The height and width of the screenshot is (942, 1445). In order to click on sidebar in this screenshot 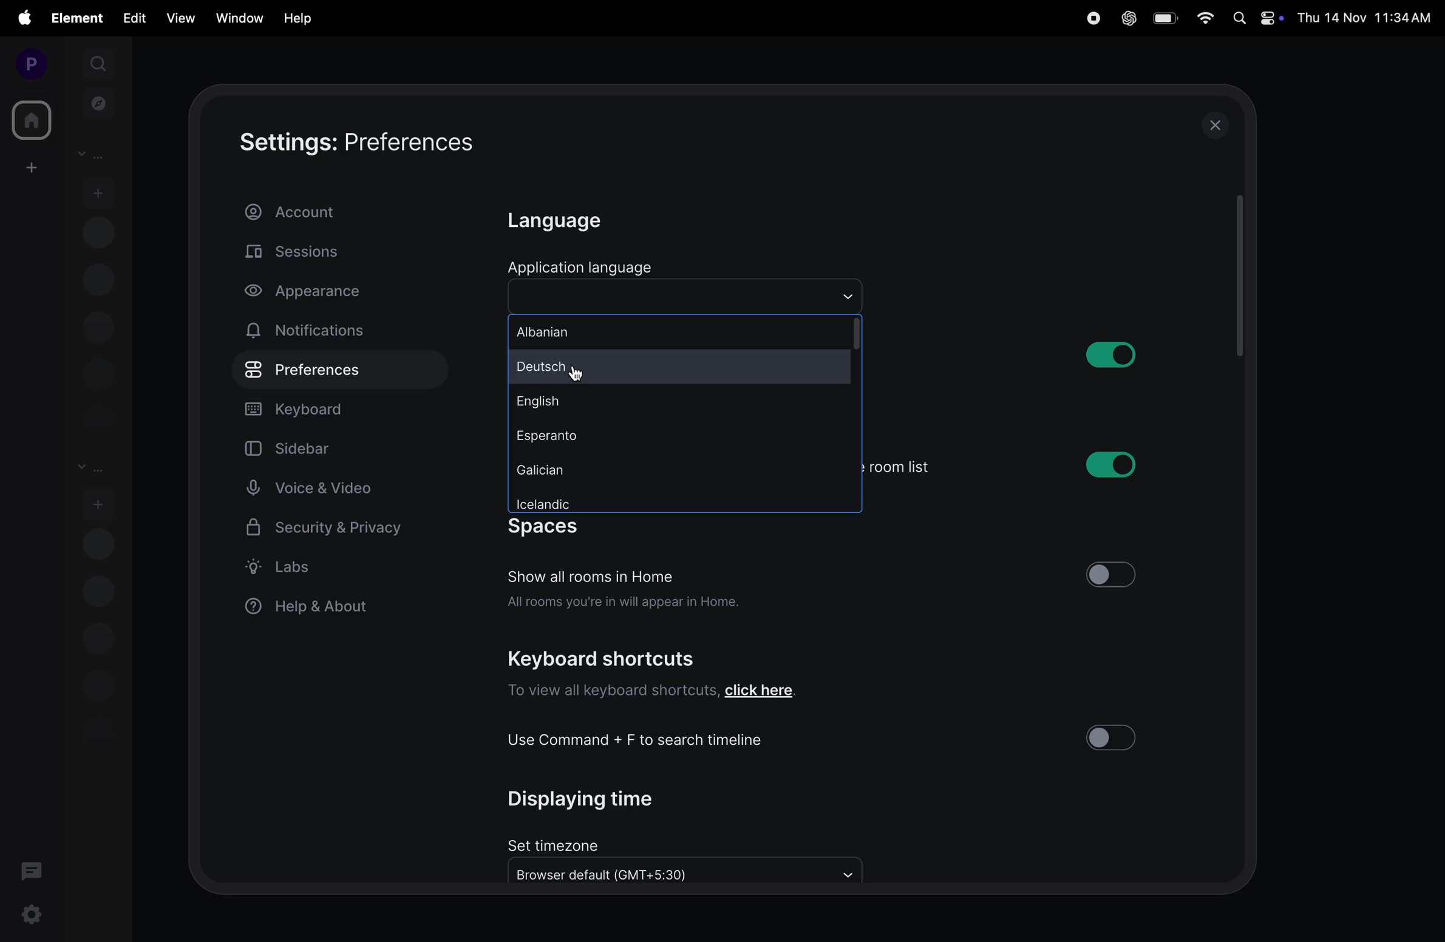, I will do `click(310, 450)`.